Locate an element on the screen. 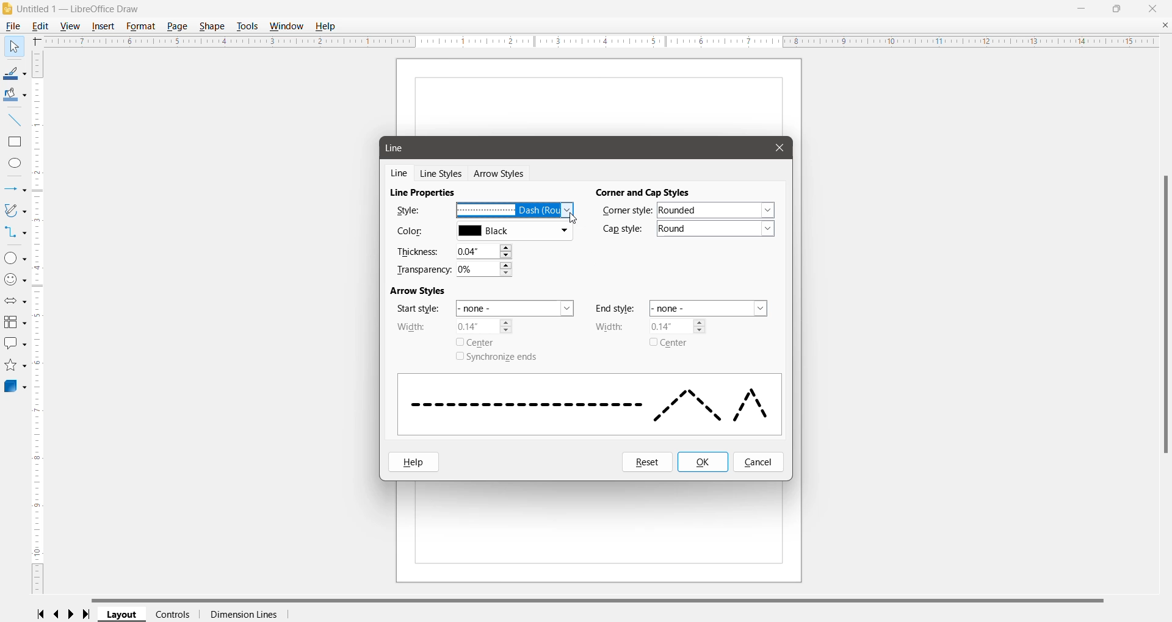  Document Title - Application Name is located at coordinates (84, 9).